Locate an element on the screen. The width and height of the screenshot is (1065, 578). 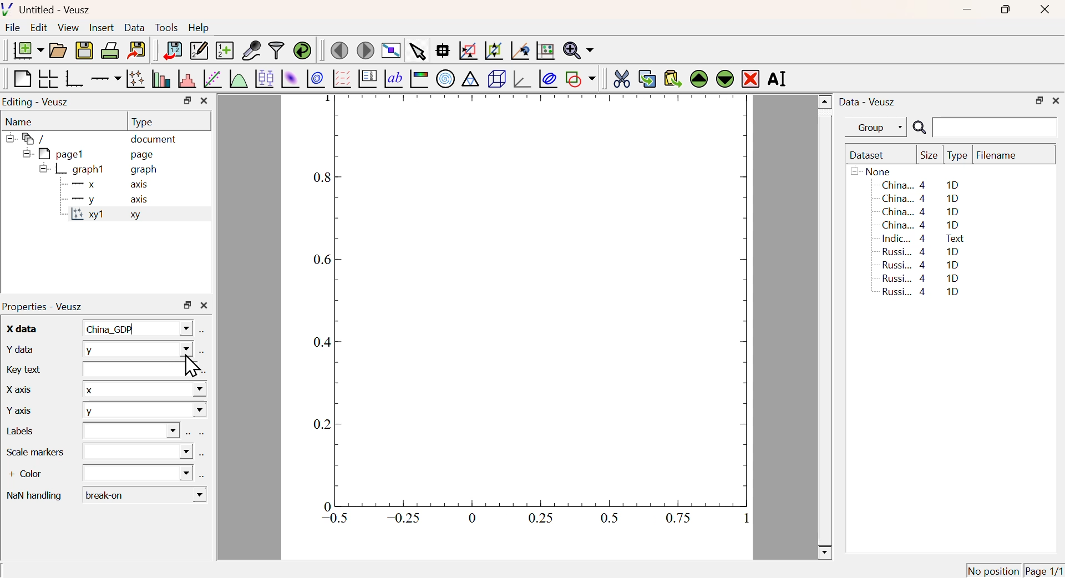
Fit a function to data is located at coordinates (213, 80).